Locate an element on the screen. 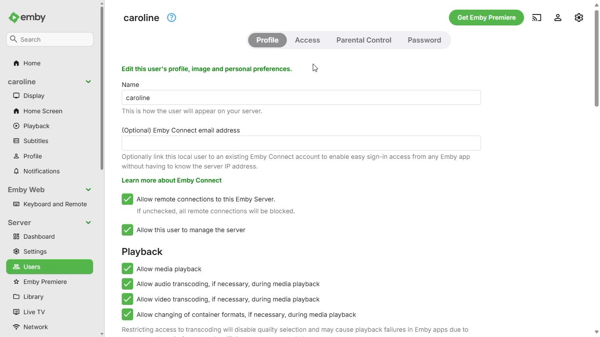 The width and height of the screenshot is (600, 337). allow media playback is located at coordinates (162, 269).